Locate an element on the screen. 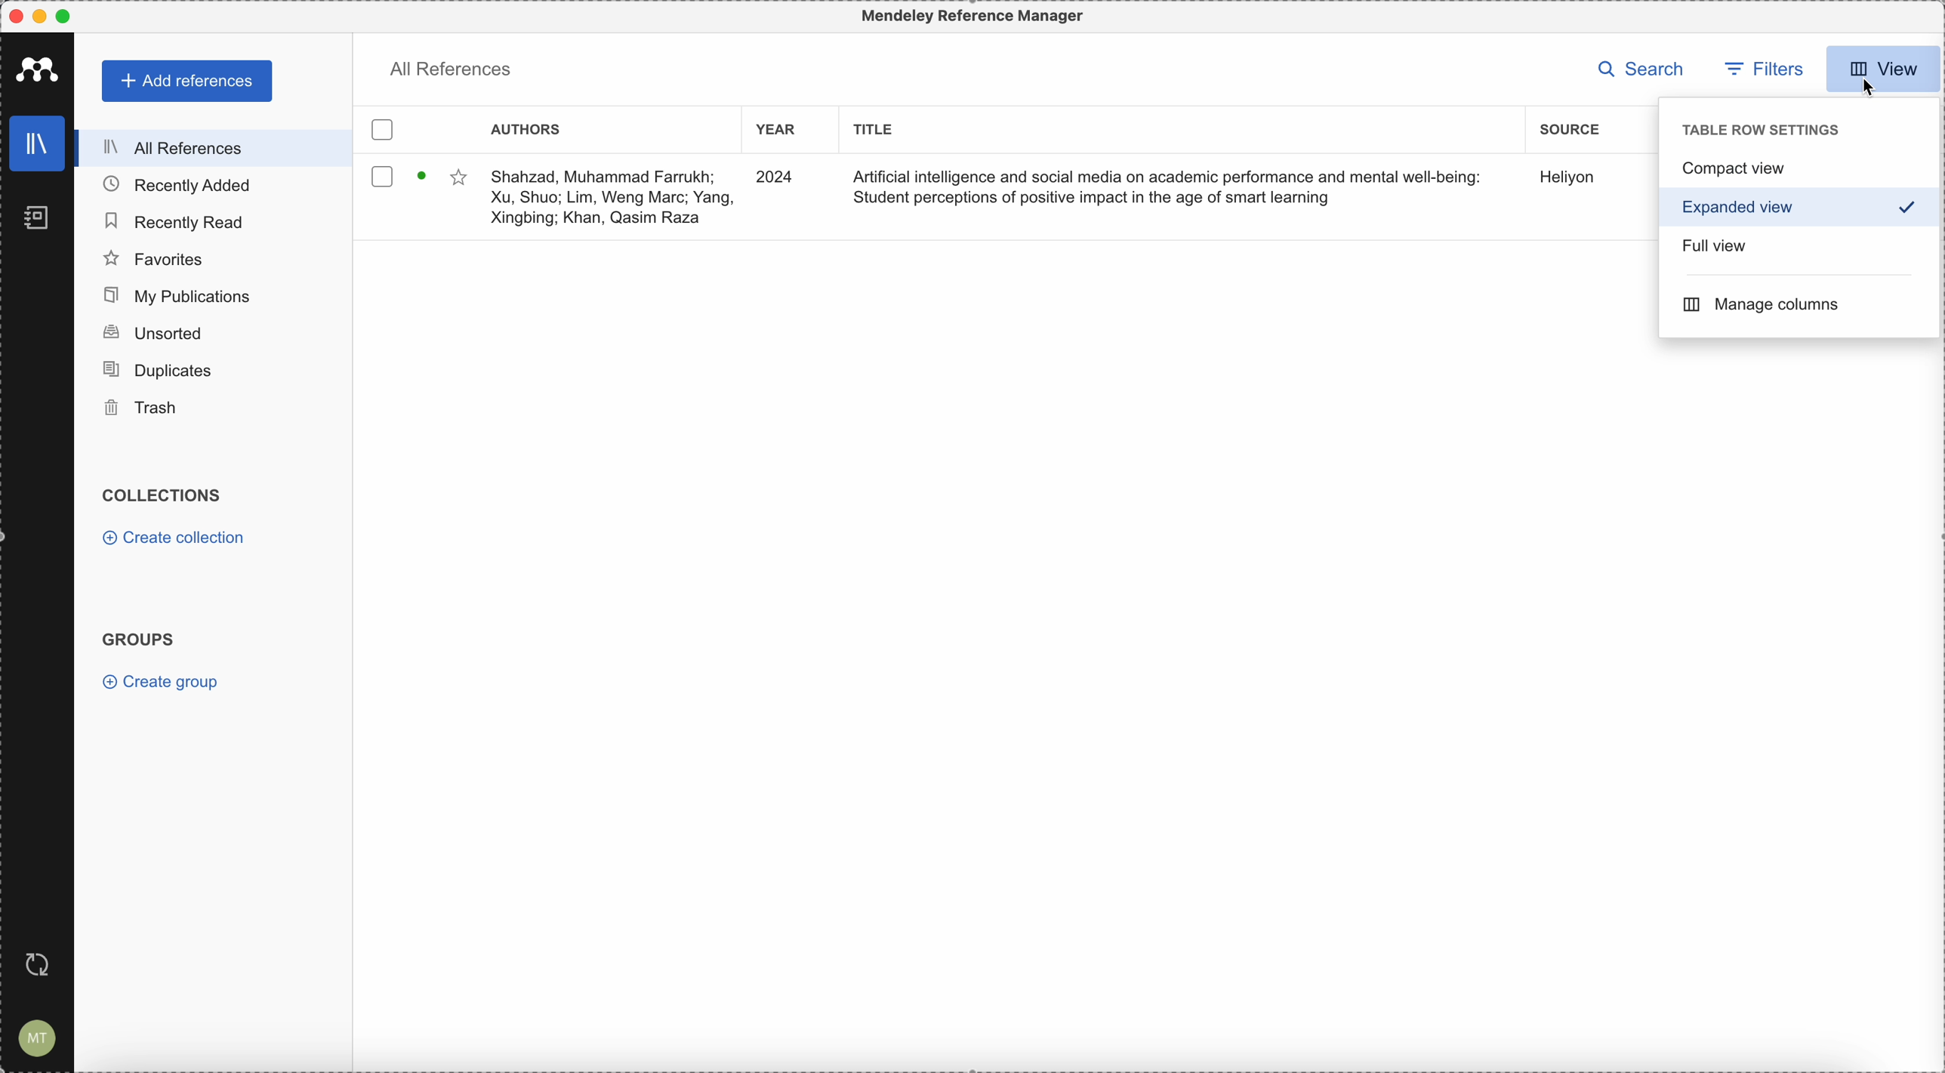 The image size is (1945, 1073). expanded view selected is located at coordinates (1803, 209).